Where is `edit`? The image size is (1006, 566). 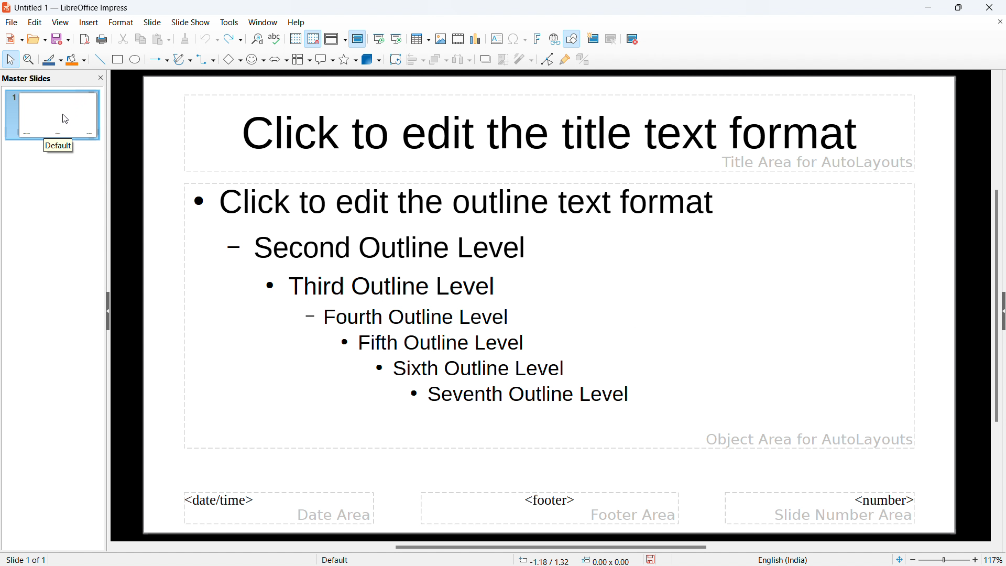
edit is located at coordinates (35, 23).